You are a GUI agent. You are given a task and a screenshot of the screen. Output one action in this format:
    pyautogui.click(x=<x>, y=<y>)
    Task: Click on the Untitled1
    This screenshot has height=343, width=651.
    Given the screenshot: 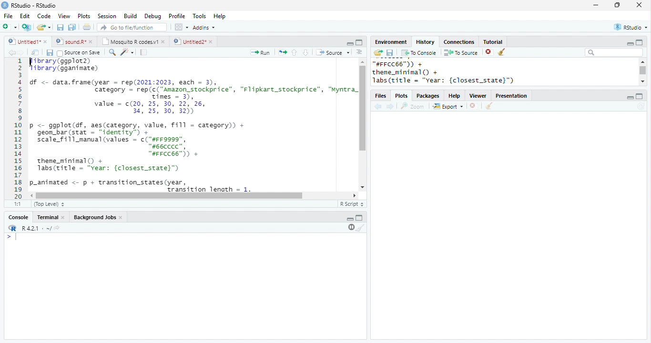 What is the action you would take?
    pyautogui.click(x=22, y=41)
    